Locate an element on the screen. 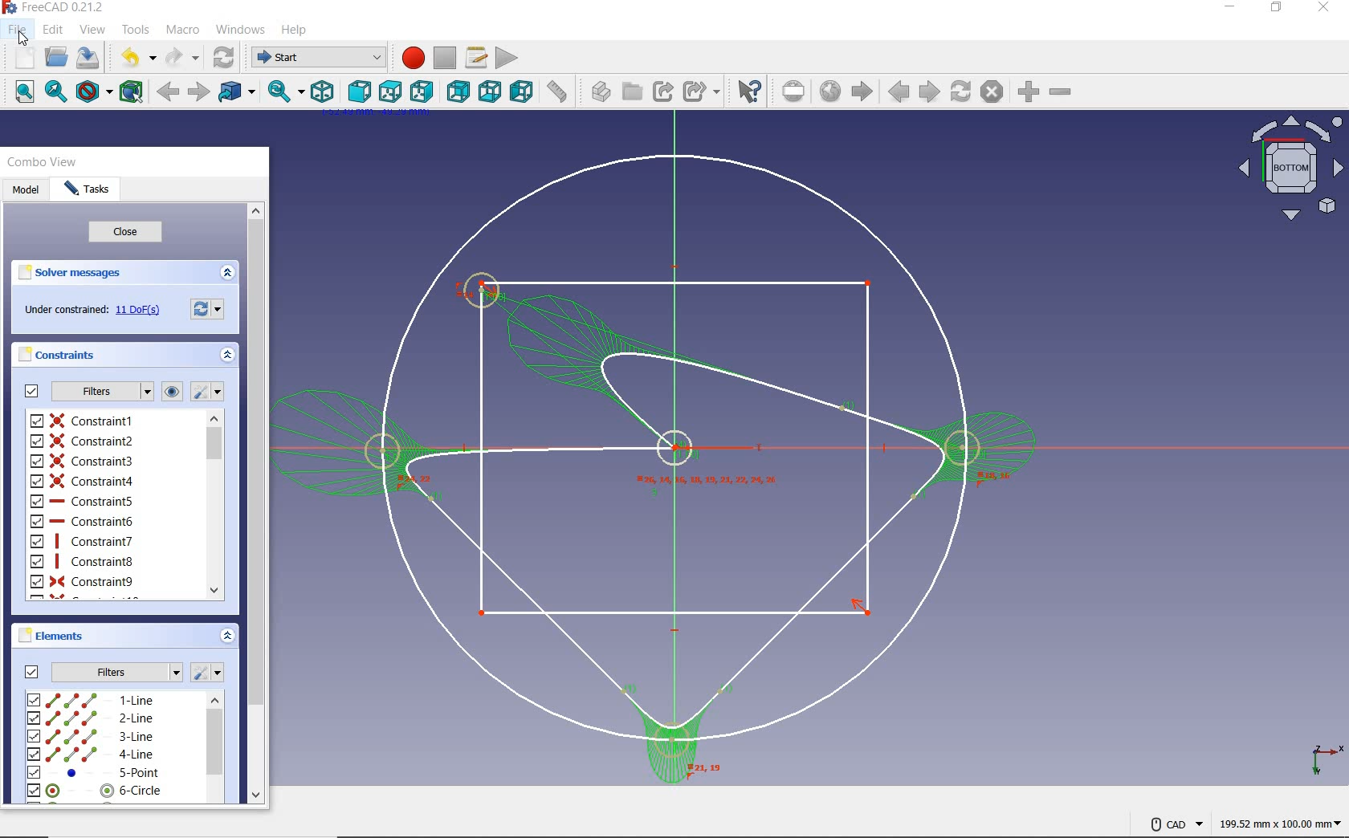 This screenshot has width=1349, height=838. go tolinked object is located at coordinates (238, 91).